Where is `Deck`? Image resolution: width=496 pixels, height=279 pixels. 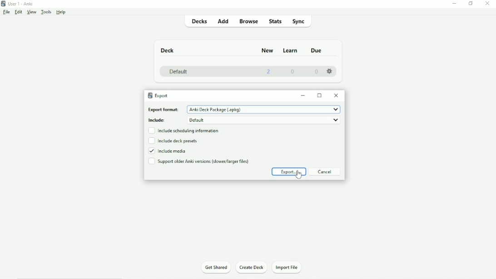
Deck is located at coordinates (168, 50).